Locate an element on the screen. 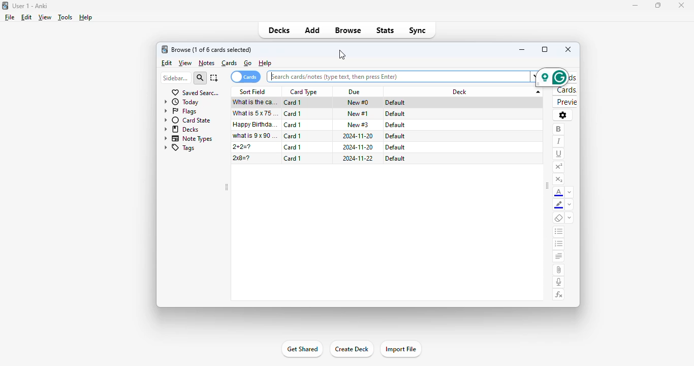 This screenshot has height=366, width=694. note types is located at coordinates (187, 139).